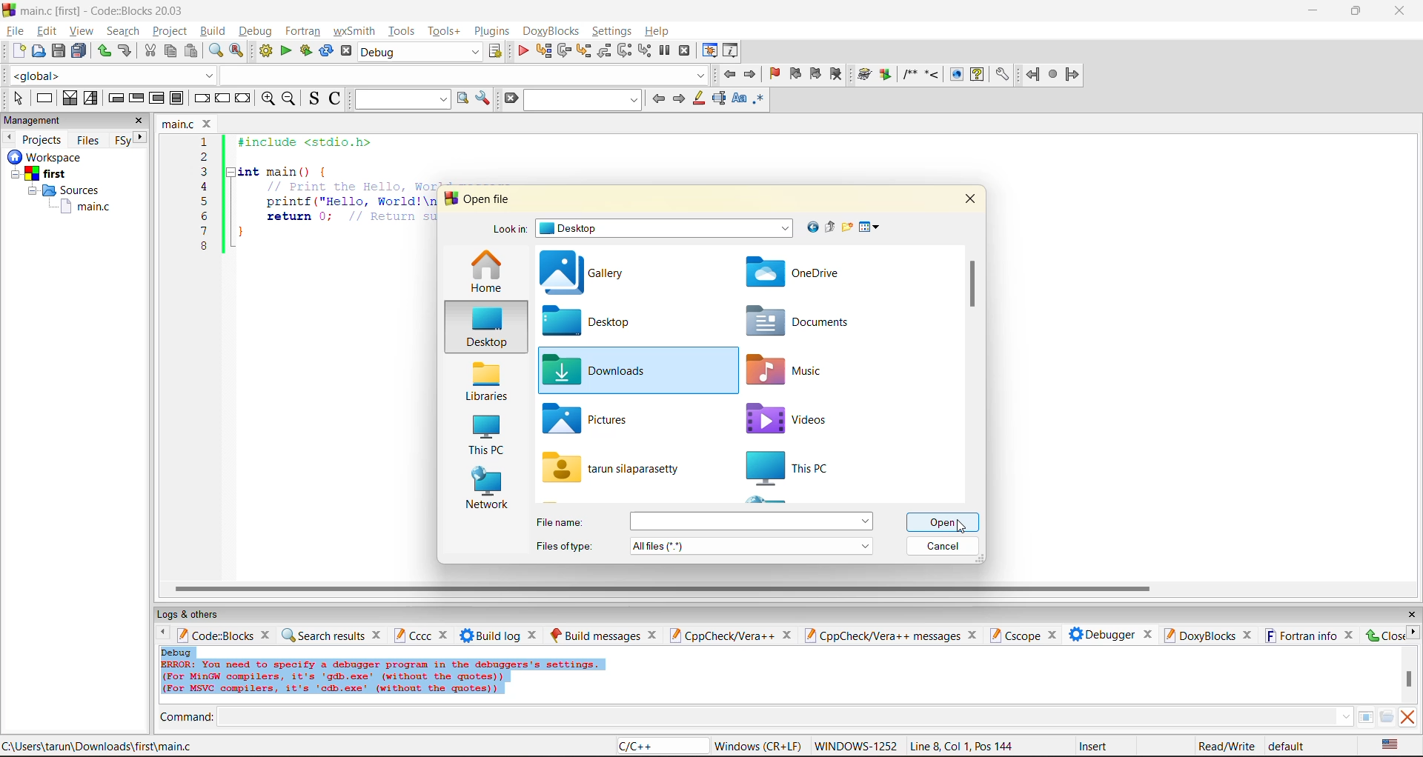 This screenshot has height=757, width=1423. What do you see at coordinates (961, 527) in the screenshot?
I see `cursor` at bounding box center [961, 527].